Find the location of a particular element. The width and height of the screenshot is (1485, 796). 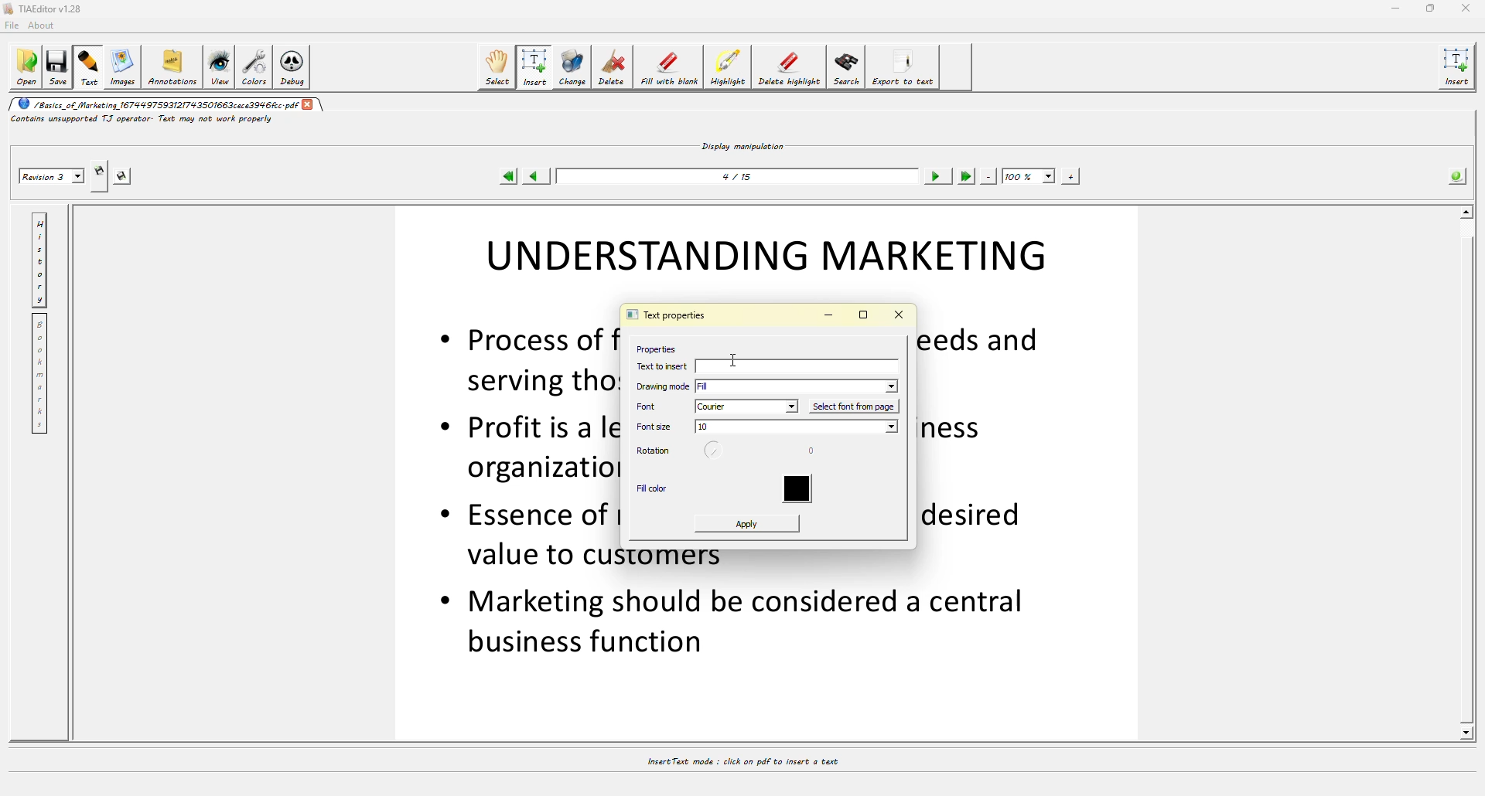

maximize is located at coordinates (1430, 9).